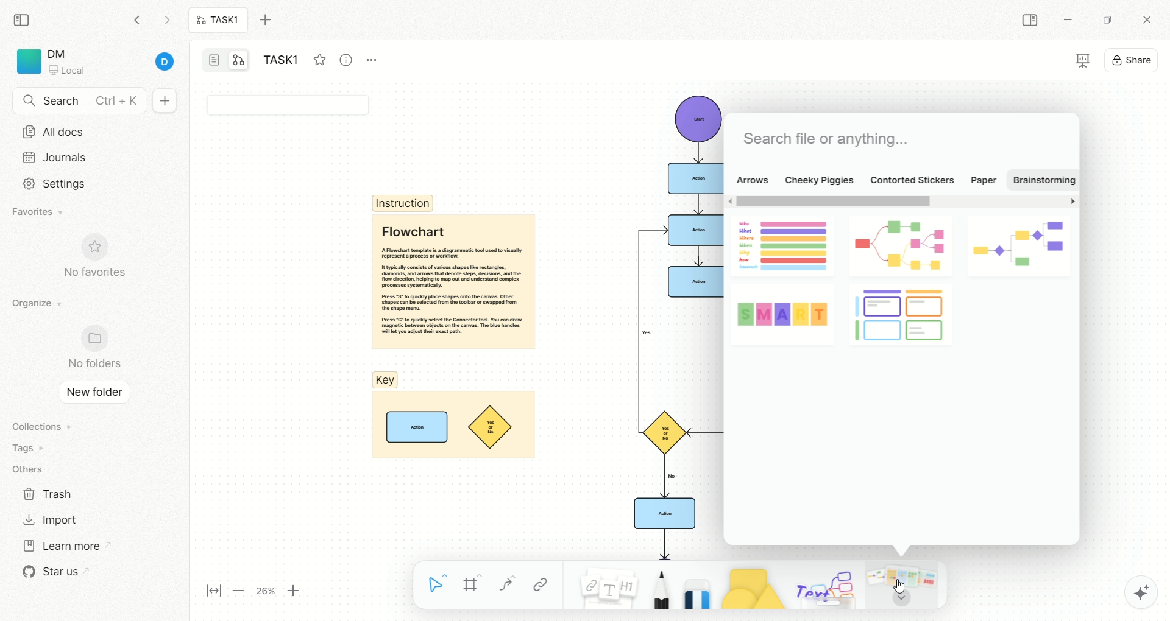 Image resolution: width=1170 pixels, height=621 pixels. I want to click on tags, so click(24, 448).